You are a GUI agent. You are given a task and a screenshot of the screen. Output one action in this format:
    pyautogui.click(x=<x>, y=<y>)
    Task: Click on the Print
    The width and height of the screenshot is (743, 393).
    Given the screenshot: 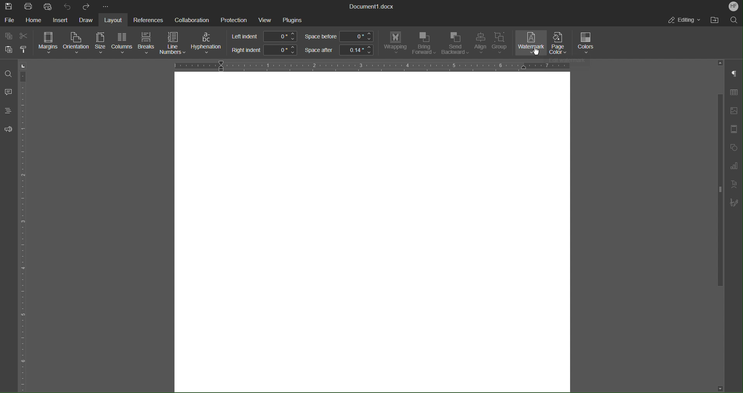 What is the action you would take?
    pyautogui.click(x=29, y=7)
    